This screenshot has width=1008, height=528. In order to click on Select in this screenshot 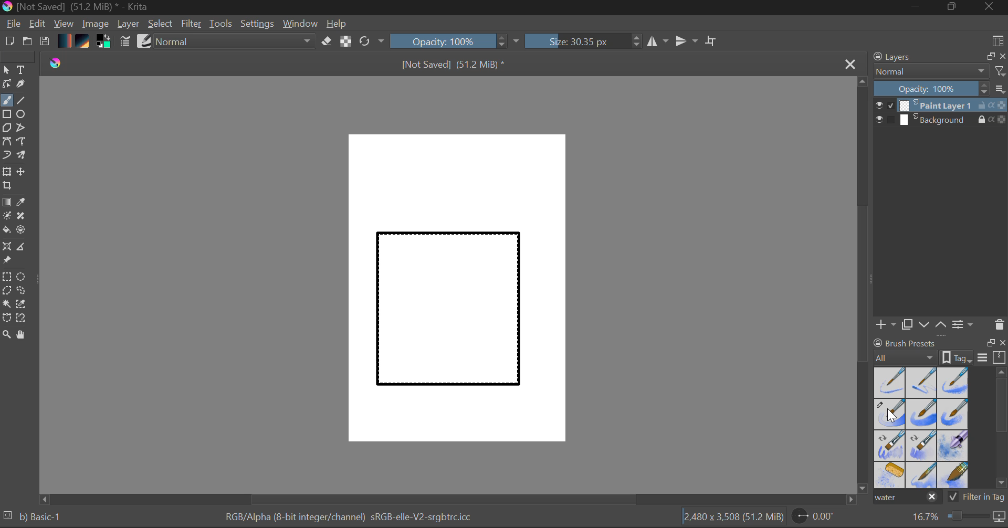, I will do `click(161, 24)`.